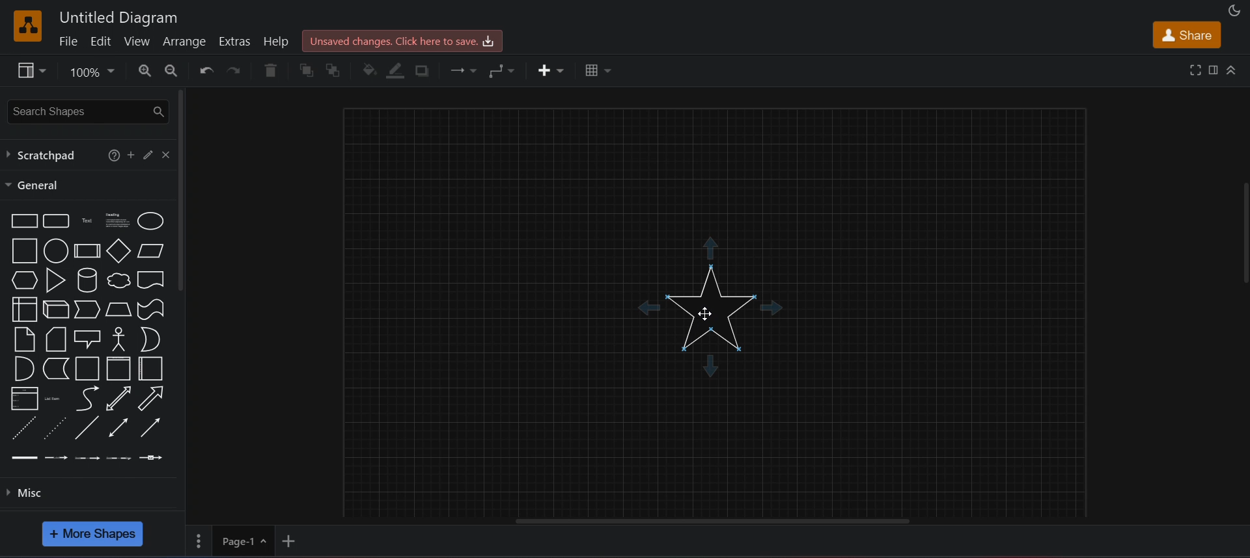  What do you see at coordinates (717, 524) in the screenshot?
I see `horizontal scroll bar` at bounding box center [717, 524].